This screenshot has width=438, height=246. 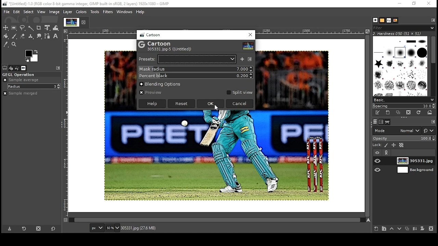 What do you see at coordinates (416, 162) in the screenshot?
I see `layer 1` at bounding box center [416, 162].